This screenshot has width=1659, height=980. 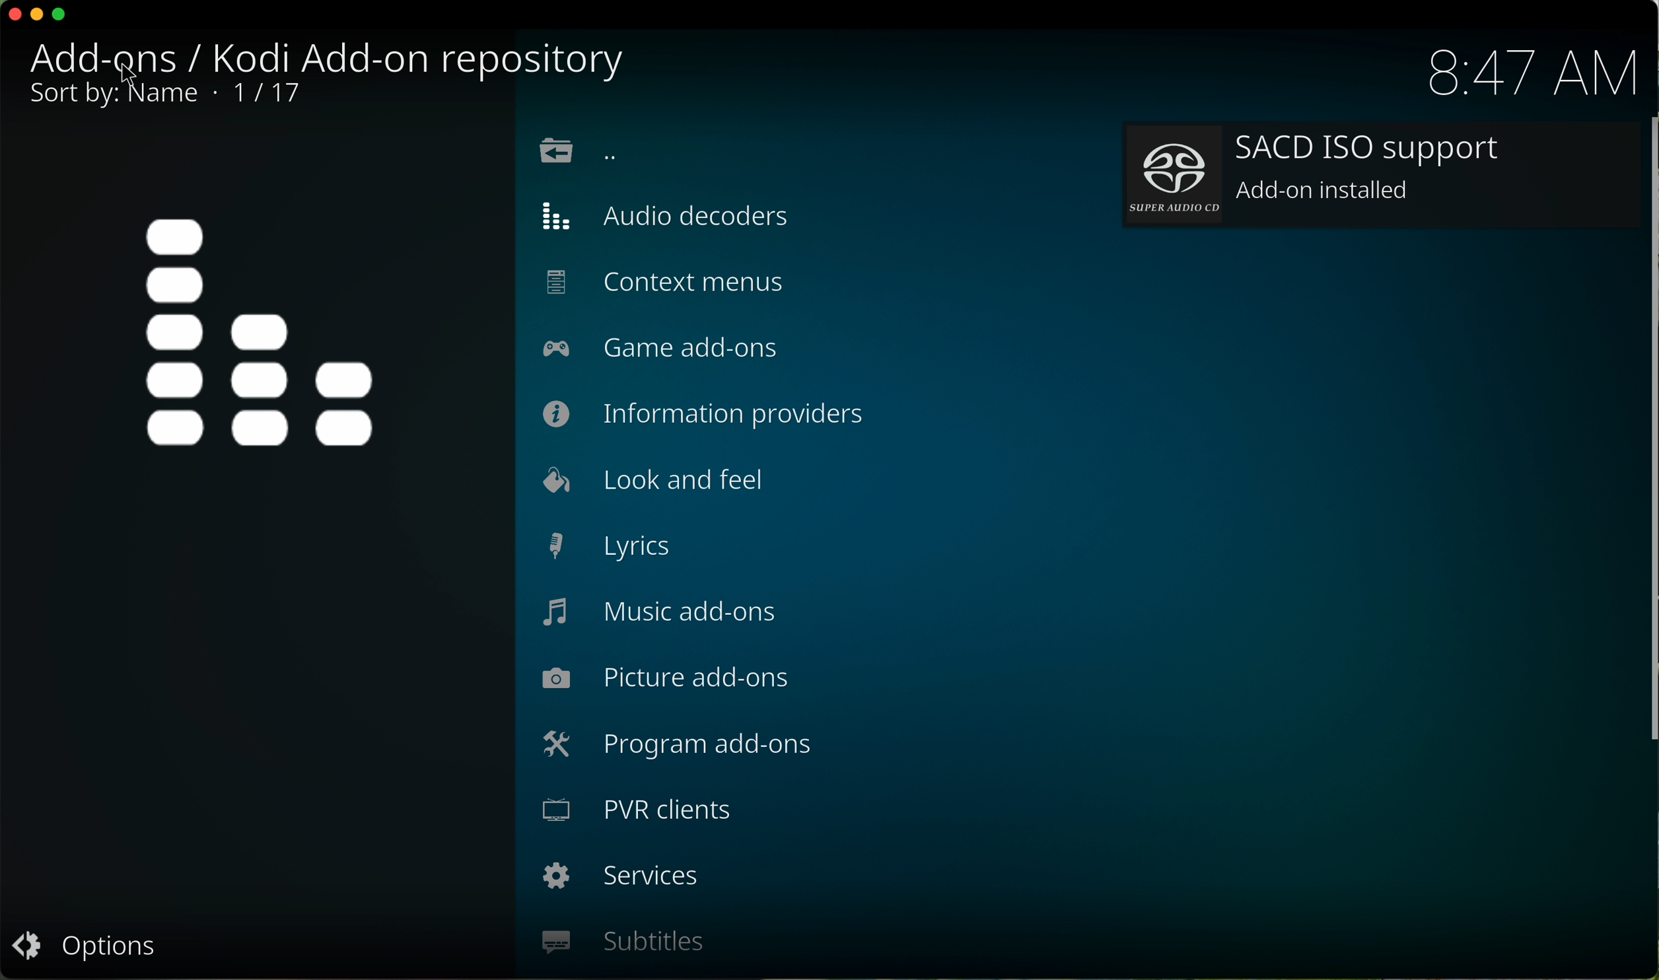 What do you see at coordinates (1530, 71) in the screenshot?
I see `hour` at bounding box center [1530, 71].